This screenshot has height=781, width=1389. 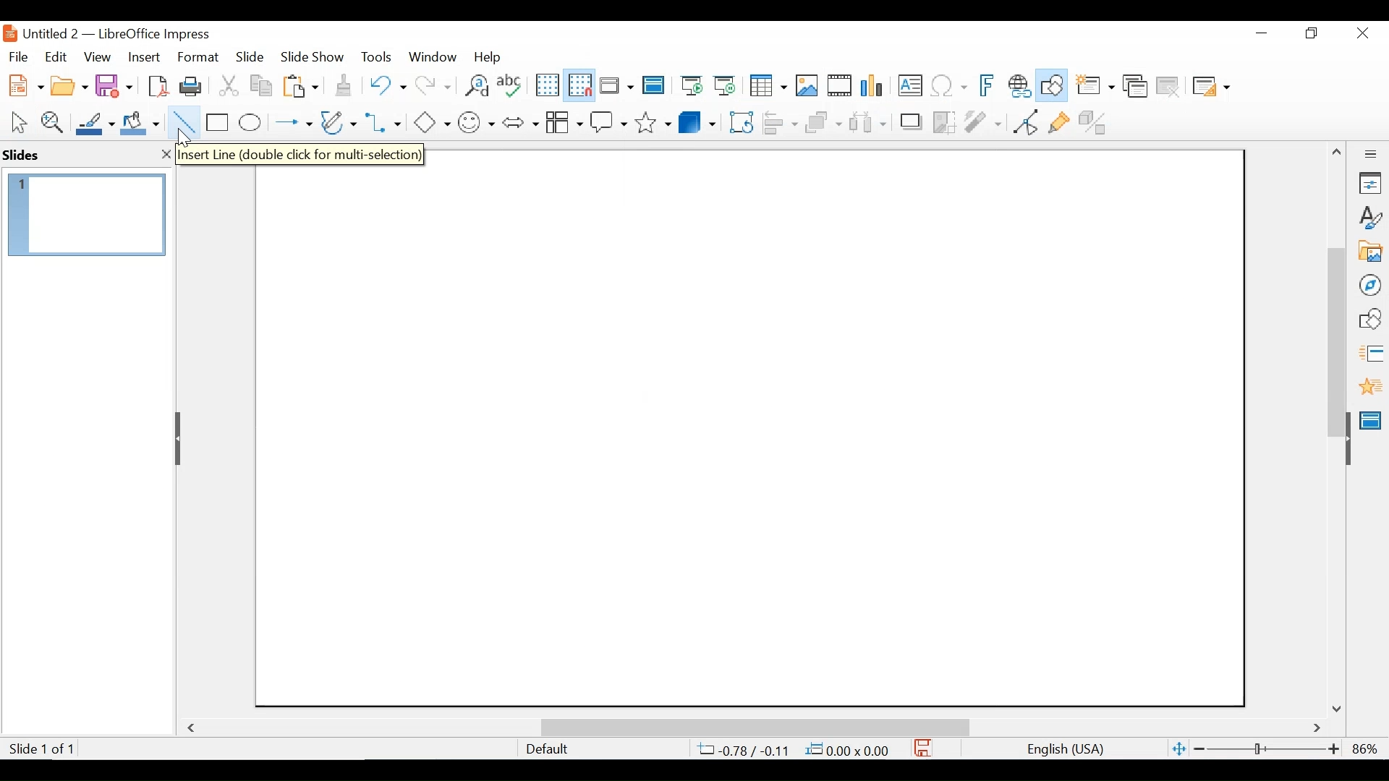 What do you see at coordinates (1135, 87) in the screenshot?
I see `Duplicate slide` at bounding box center [1135, 87].